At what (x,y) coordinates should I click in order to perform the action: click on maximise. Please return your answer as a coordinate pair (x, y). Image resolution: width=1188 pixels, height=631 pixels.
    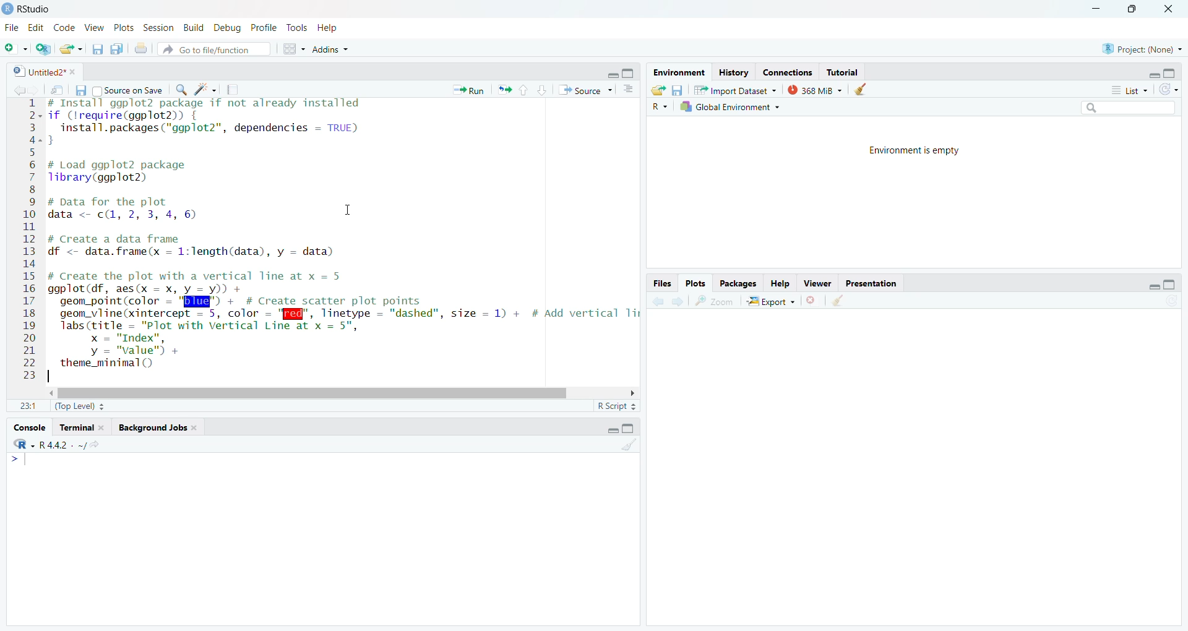
    Looking at the image, I should click on (631, 72).